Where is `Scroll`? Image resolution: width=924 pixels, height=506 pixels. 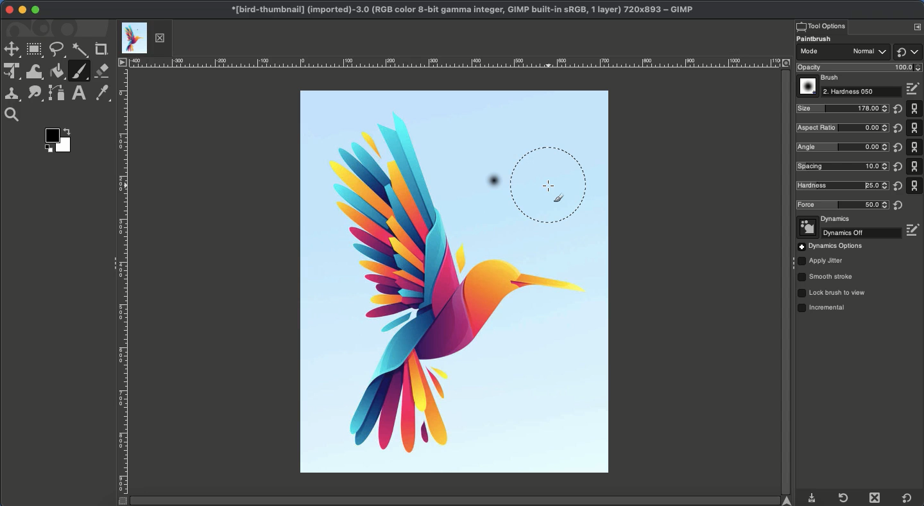
Scroll is located at coordinates (784, 282).